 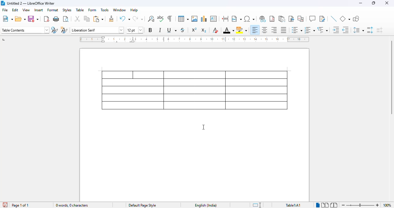 I want to click on file, so click(x=5, y=10).